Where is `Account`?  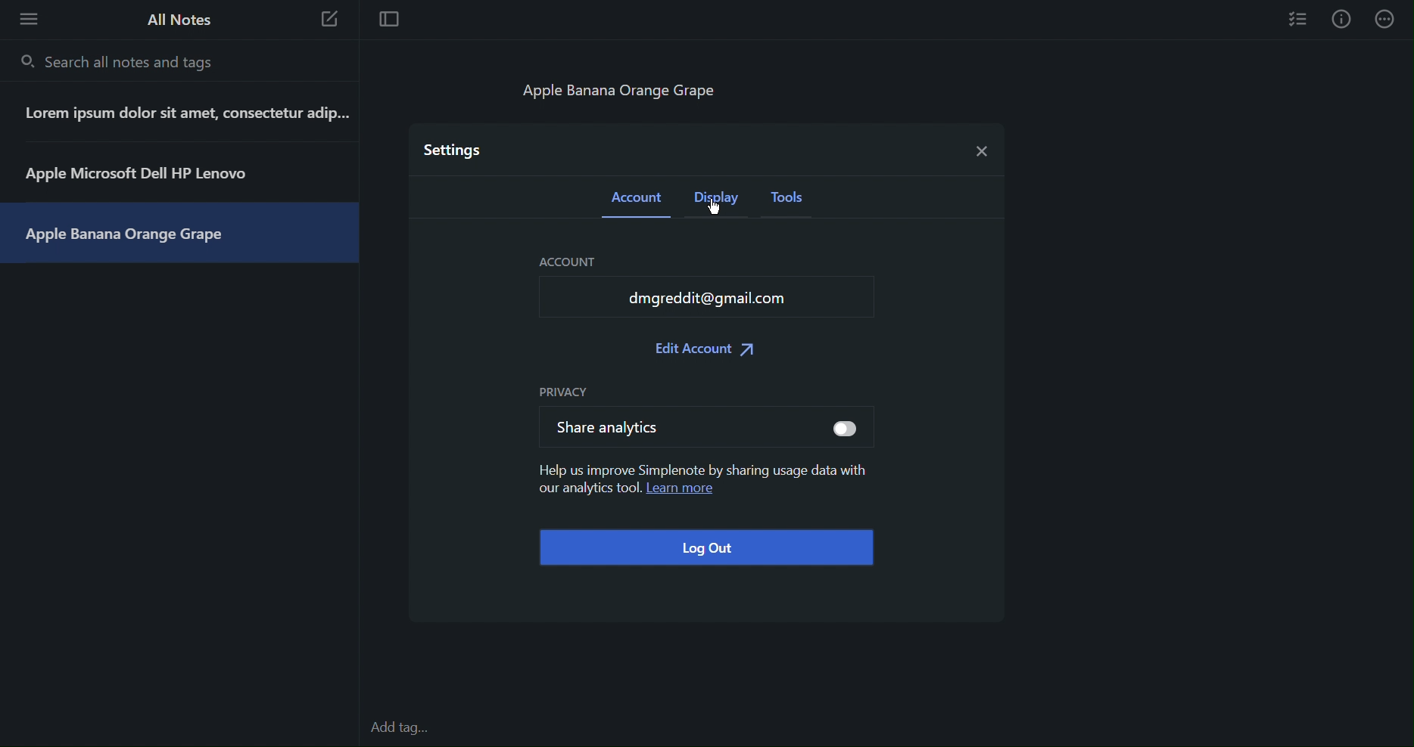 Account is located at coordinates (638, 201).